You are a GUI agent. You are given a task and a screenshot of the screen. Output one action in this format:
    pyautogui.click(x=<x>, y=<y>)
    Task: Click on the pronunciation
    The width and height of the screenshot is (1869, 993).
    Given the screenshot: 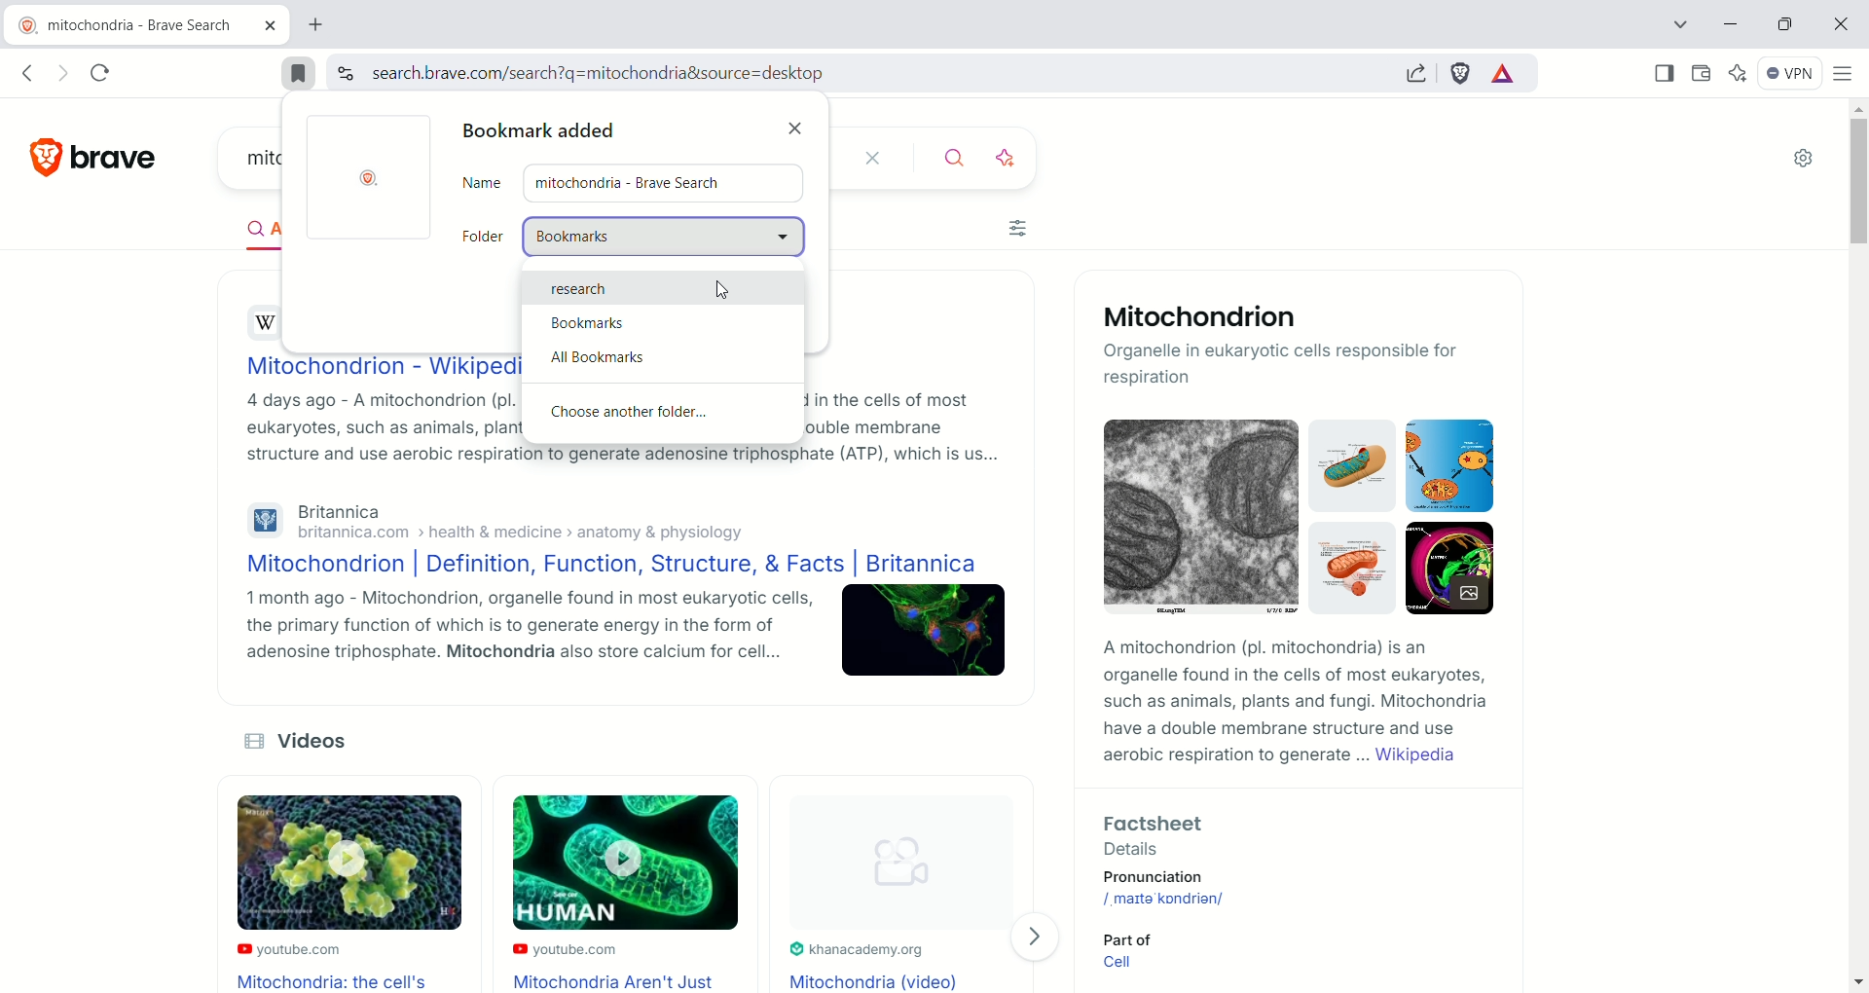 What is the action you would take?
    pyautogui.click(x=1182, y=877)
    